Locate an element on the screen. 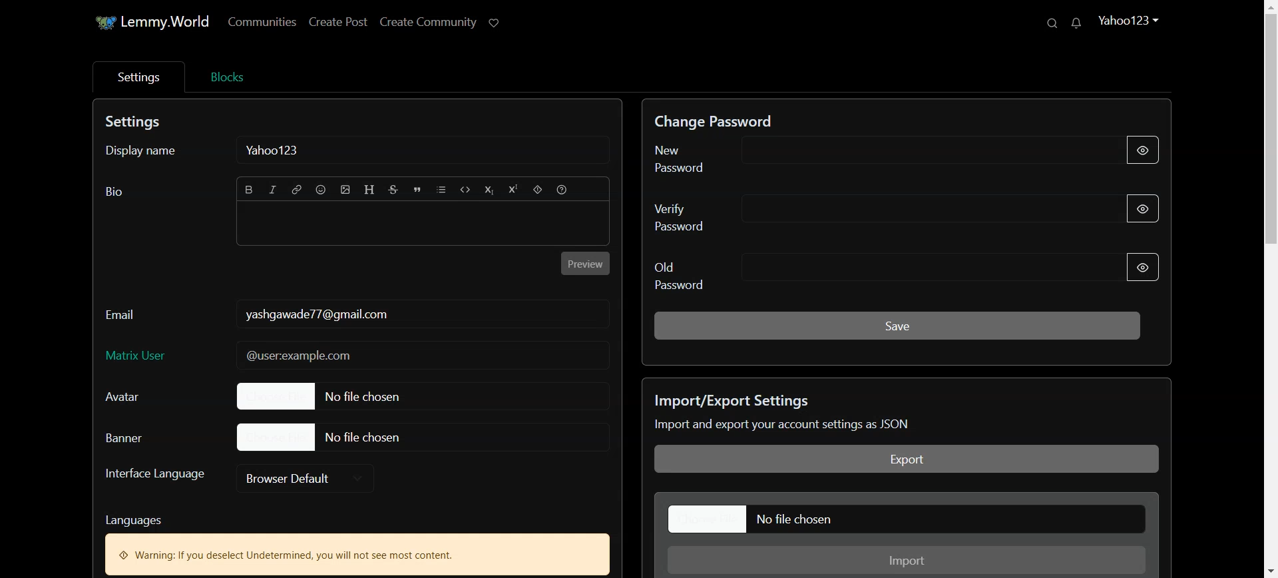  Text is located at coordinates (114, 192).